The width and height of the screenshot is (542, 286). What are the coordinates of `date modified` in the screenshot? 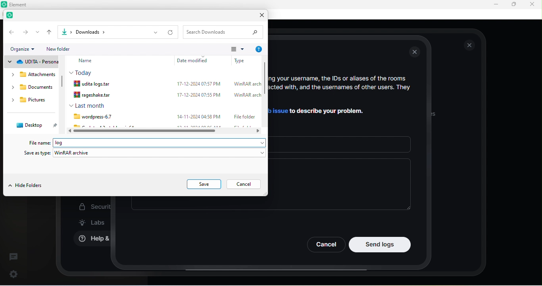 It's located at (194, 60).